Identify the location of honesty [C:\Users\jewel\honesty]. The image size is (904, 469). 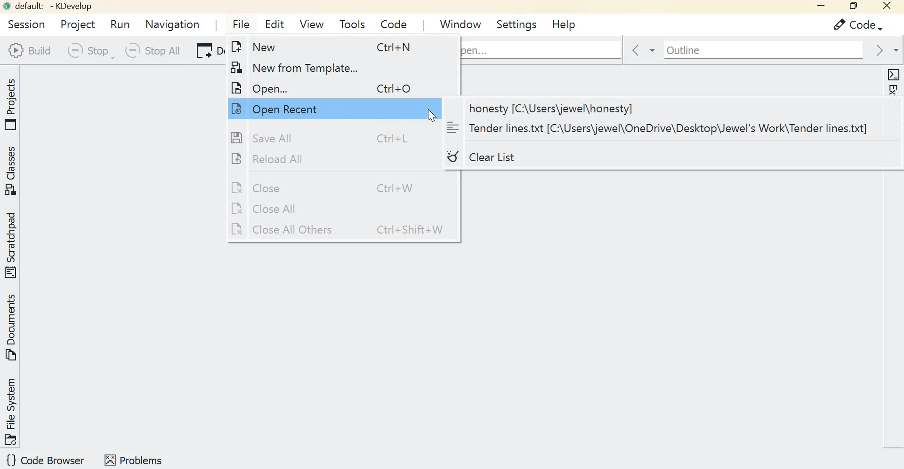
(667, 109).